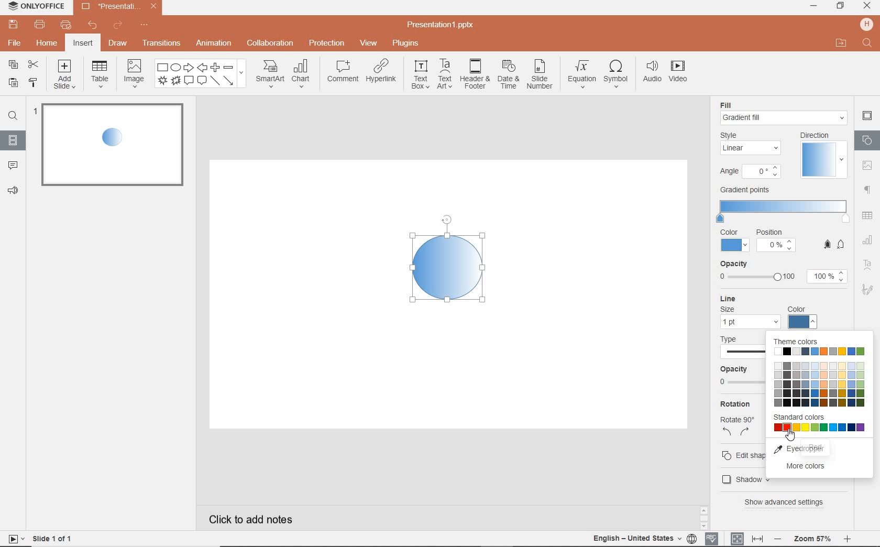 This screenshot has width=880, height=547. What do you see at coordinates (118, 7) in the screenshot?
I see `file name` at bounding box center [118, 7].